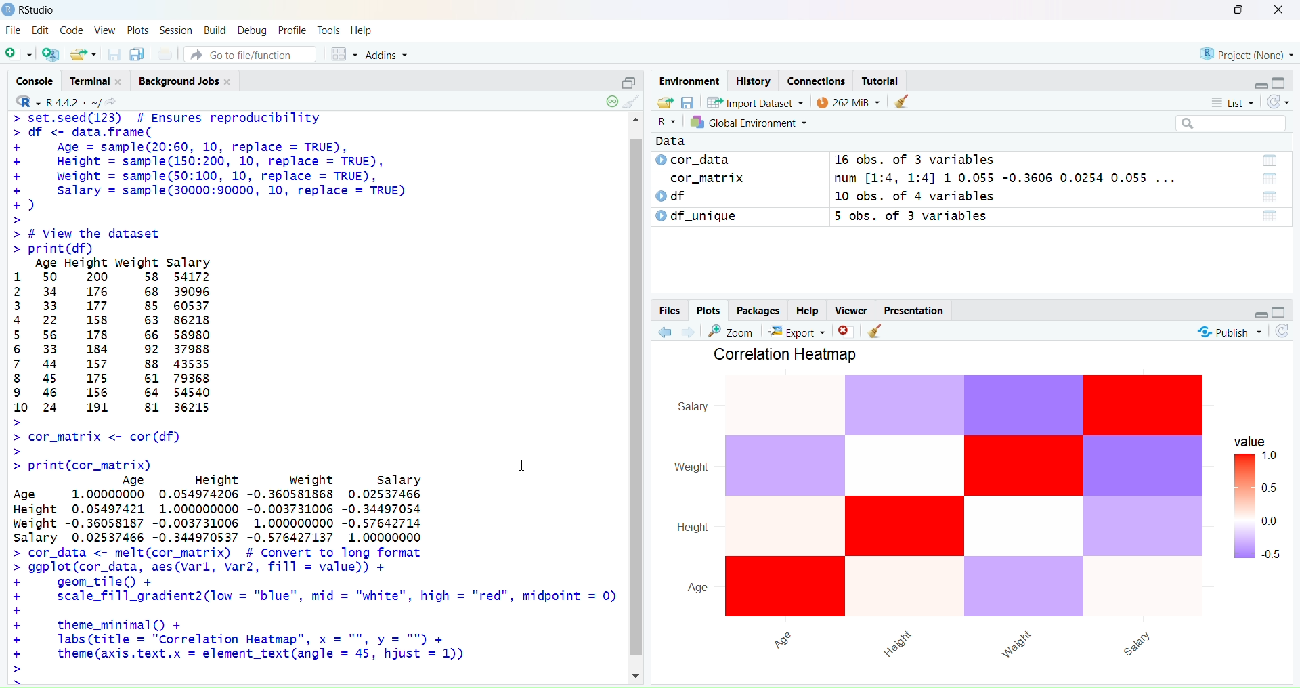 The image size is (1300, 688). What do you see at coordinates (74, 101) in the screenshot?
I see `R442/ ~/` at bounding box center [74, 101].